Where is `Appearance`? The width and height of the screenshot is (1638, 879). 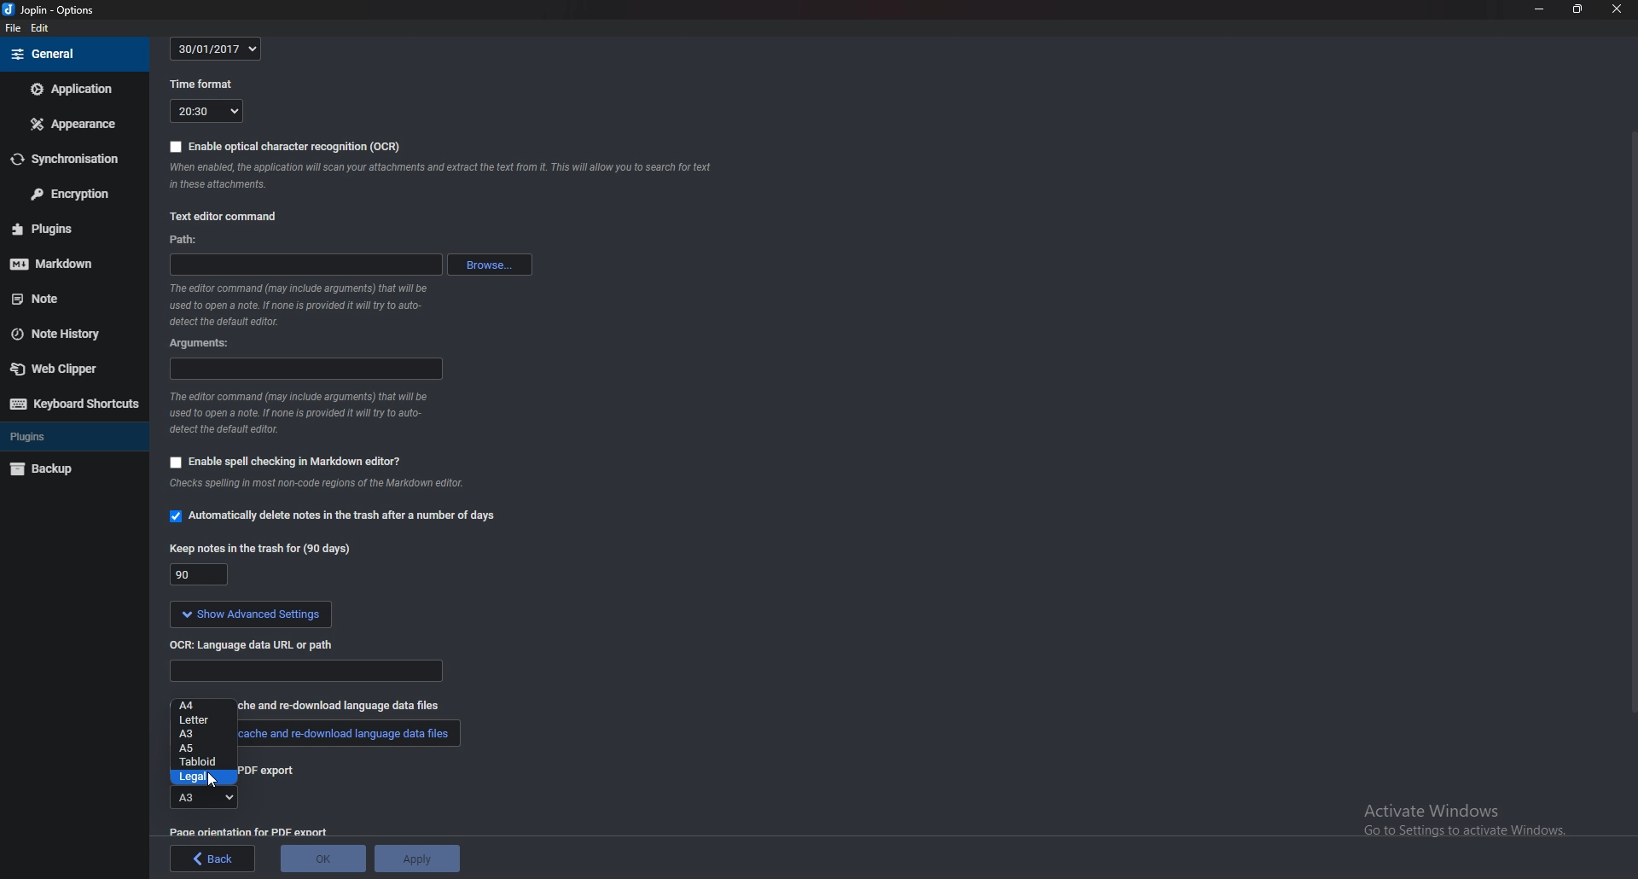 Appearance is located at coordinates (70, 125).